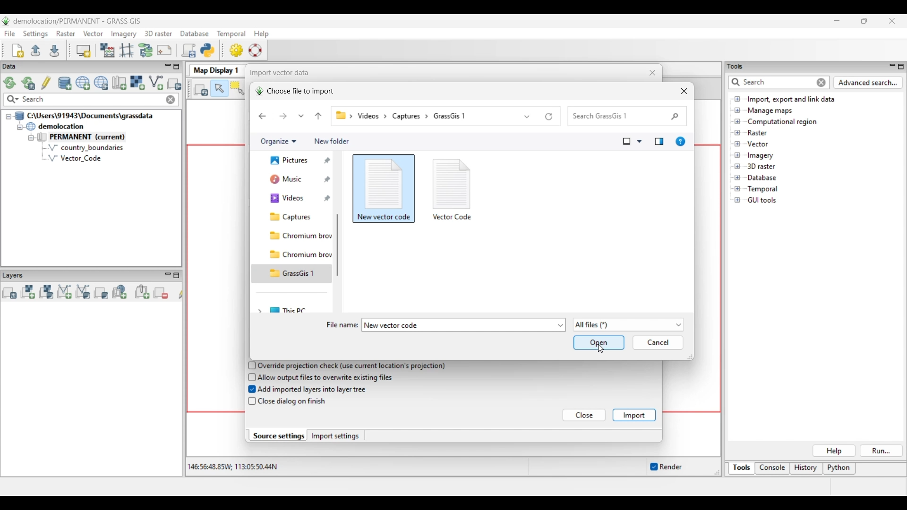 The height and width of the screenshot is (510, 907). What do you see at coordinates (585, 416) in the screenshot?
I see `Close` at bounding box center [585, 416].